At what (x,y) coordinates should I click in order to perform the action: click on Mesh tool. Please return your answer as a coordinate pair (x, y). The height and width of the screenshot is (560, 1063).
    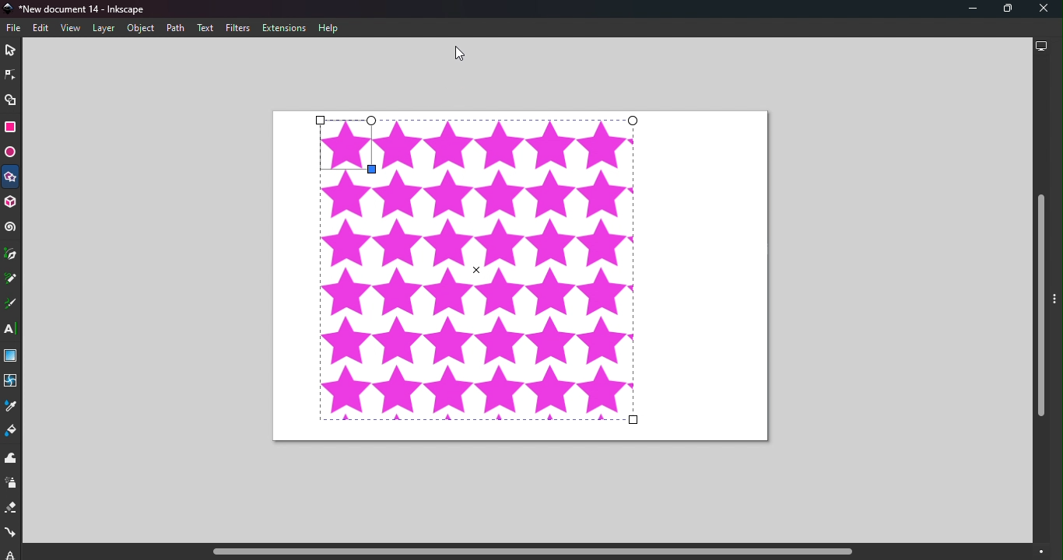
    Looking at the image, I should click on (12, 385).